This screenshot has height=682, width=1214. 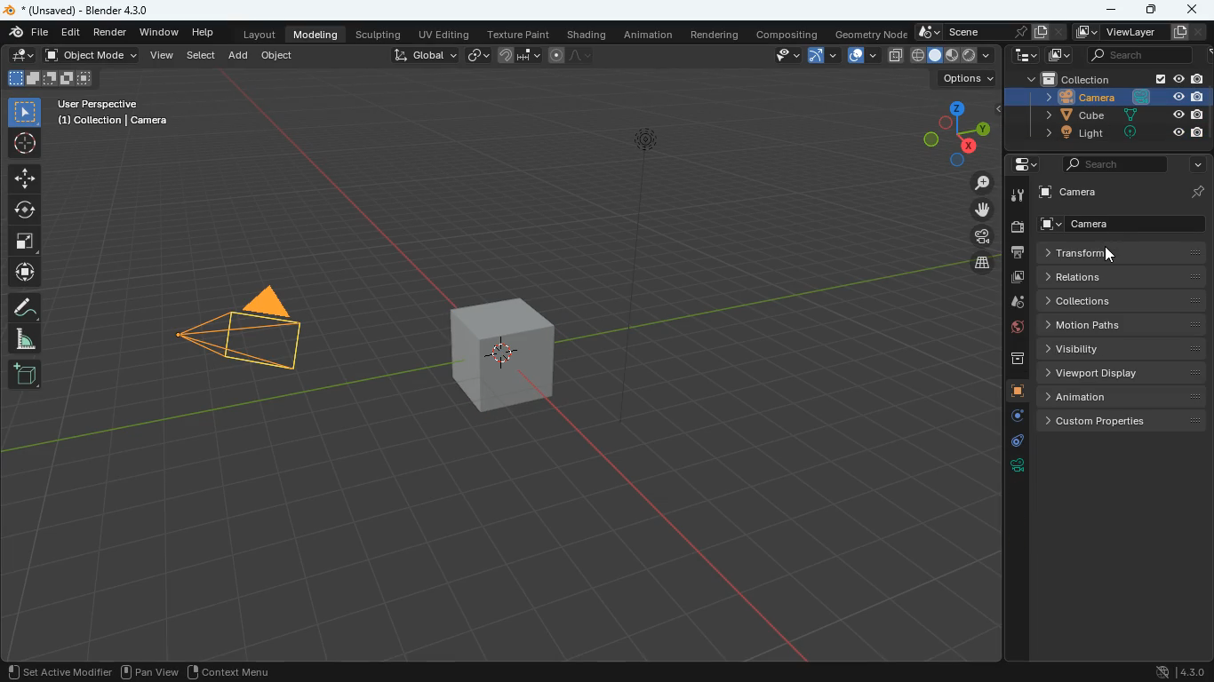 I want to click on select, so click(x=24, y=112).